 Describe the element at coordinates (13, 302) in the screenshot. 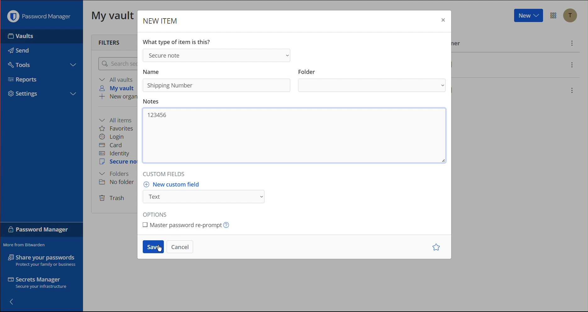

I see `back` at that location.